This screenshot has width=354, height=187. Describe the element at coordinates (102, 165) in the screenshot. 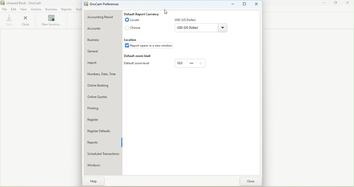

I see `Windows` at that location.